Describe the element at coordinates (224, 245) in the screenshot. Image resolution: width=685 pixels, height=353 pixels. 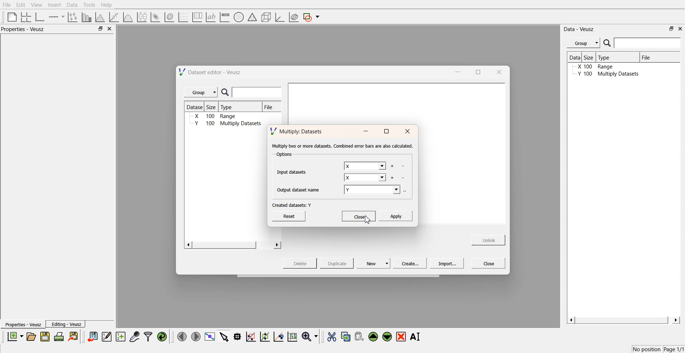
I see `scroll bar` at that location.